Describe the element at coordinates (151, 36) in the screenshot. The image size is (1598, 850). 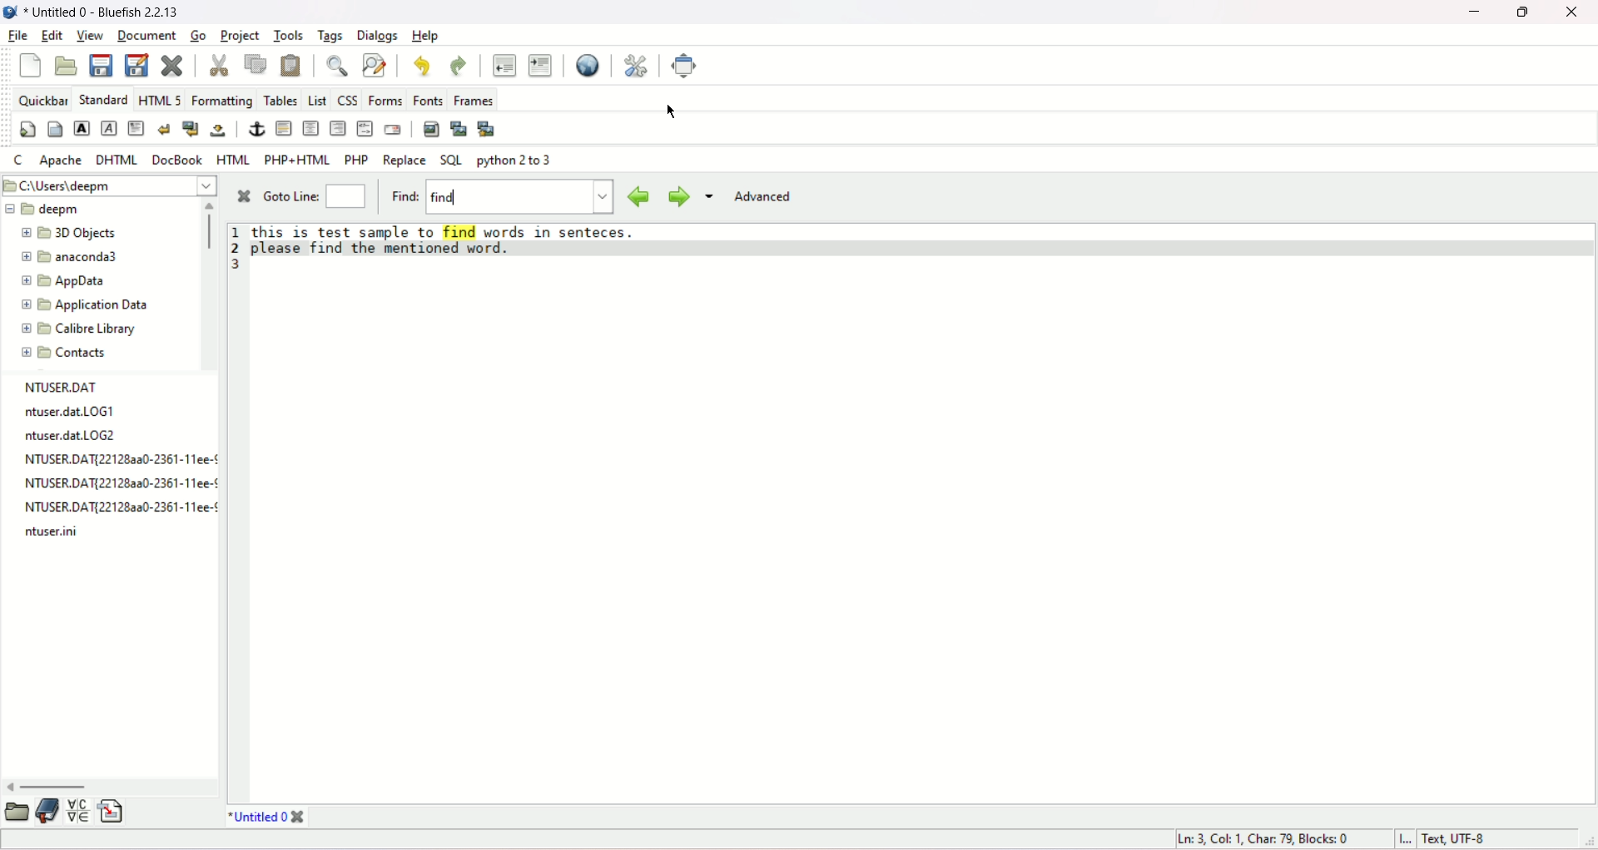
I see `document` at that location.